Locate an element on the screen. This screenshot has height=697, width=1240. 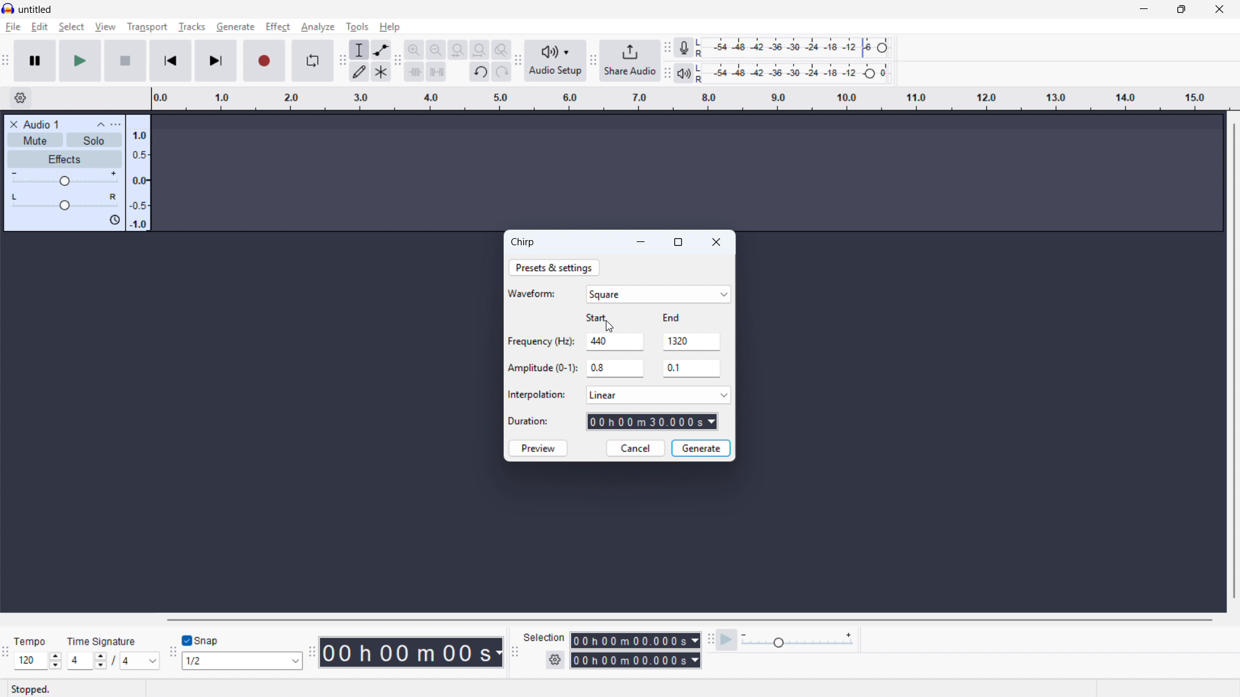
Audio 1 is located at coordinates (41, 124).